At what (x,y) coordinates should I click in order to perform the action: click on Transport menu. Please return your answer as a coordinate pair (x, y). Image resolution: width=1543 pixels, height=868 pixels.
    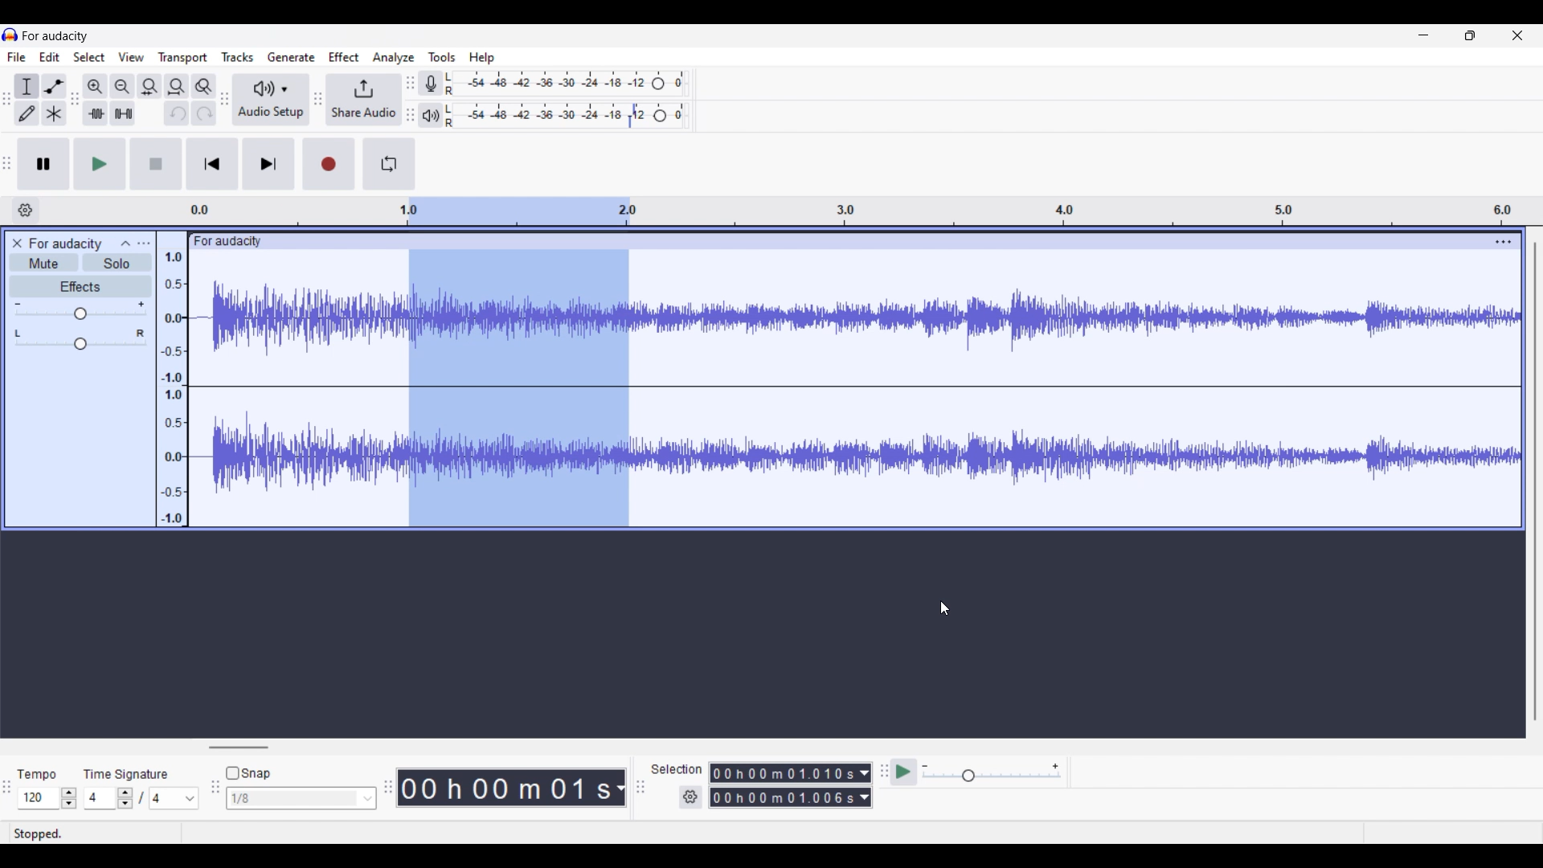
    Looking at the image, I should click on (183, 58).